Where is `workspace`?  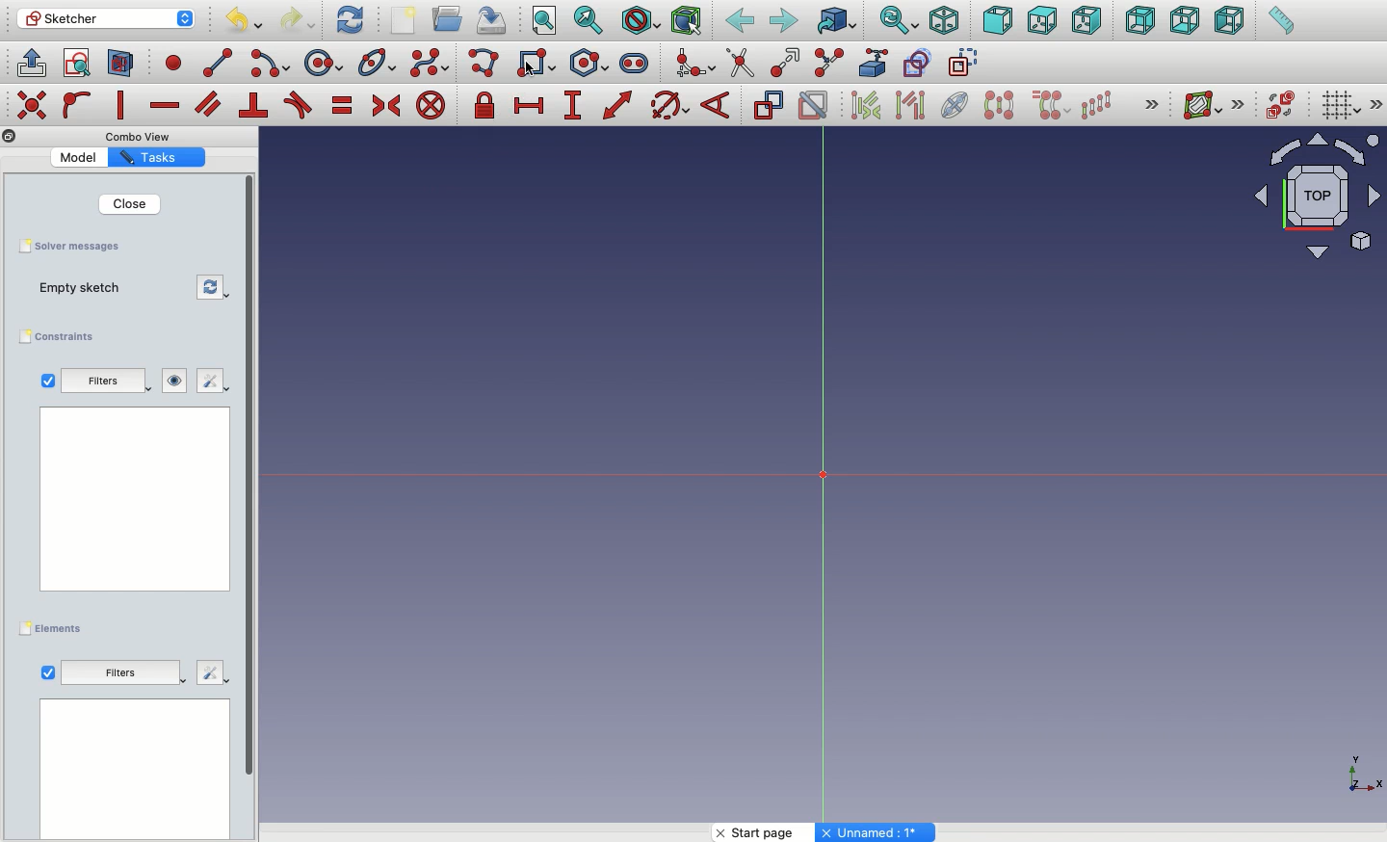
workspace is located at coordinates (135, 771).